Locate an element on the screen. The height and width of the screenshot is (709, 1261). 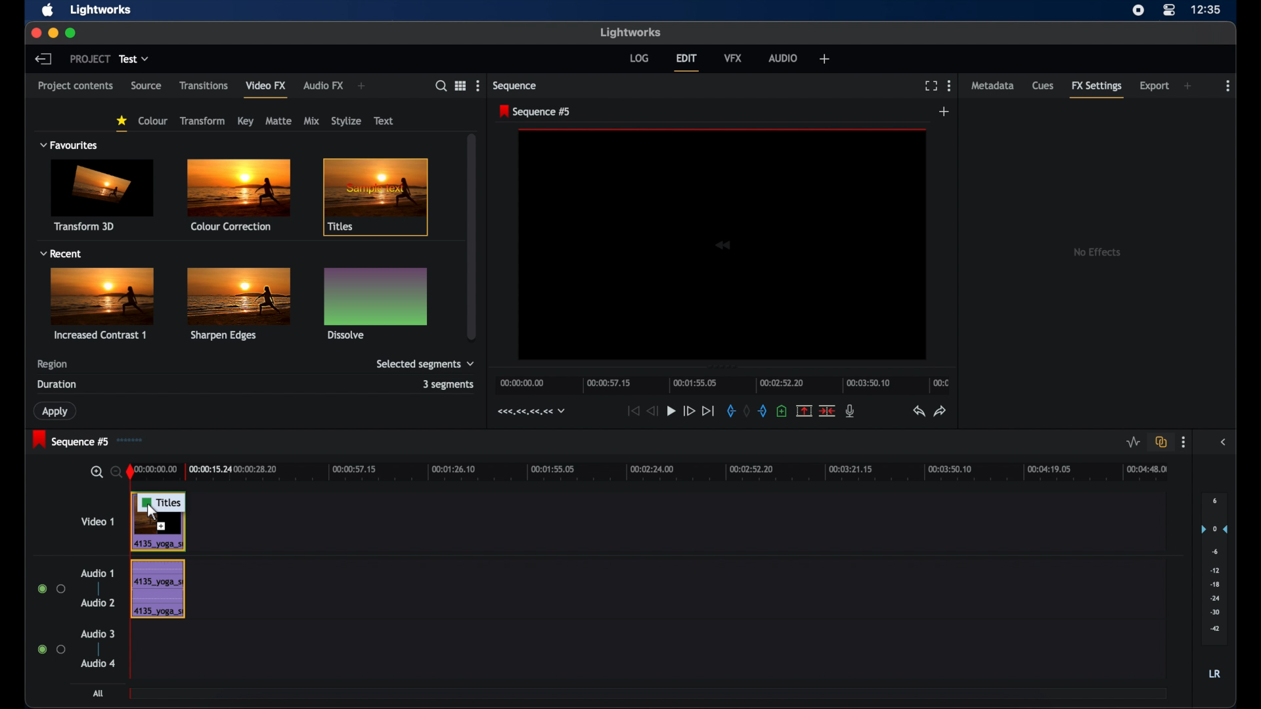
audio track is located at coordinates (158, 589).